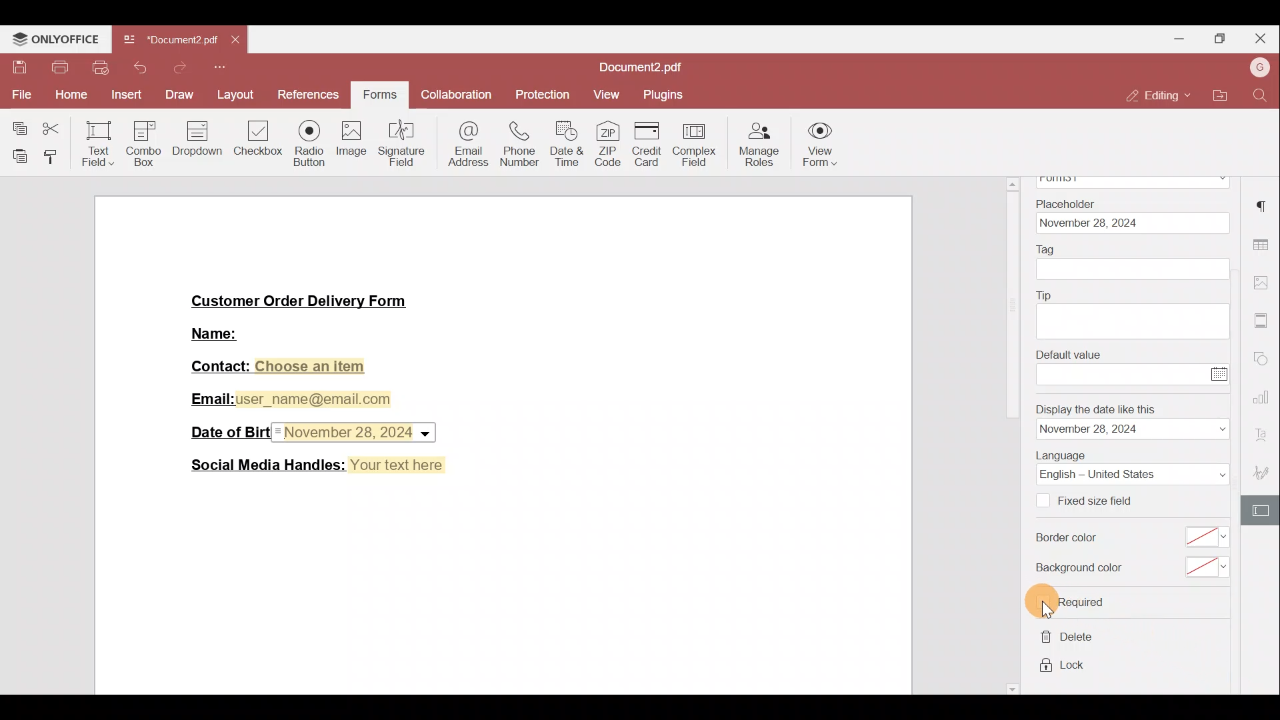 This screenshot has height=720, width=1280. I want to click on Radio button, so click(309, 140).